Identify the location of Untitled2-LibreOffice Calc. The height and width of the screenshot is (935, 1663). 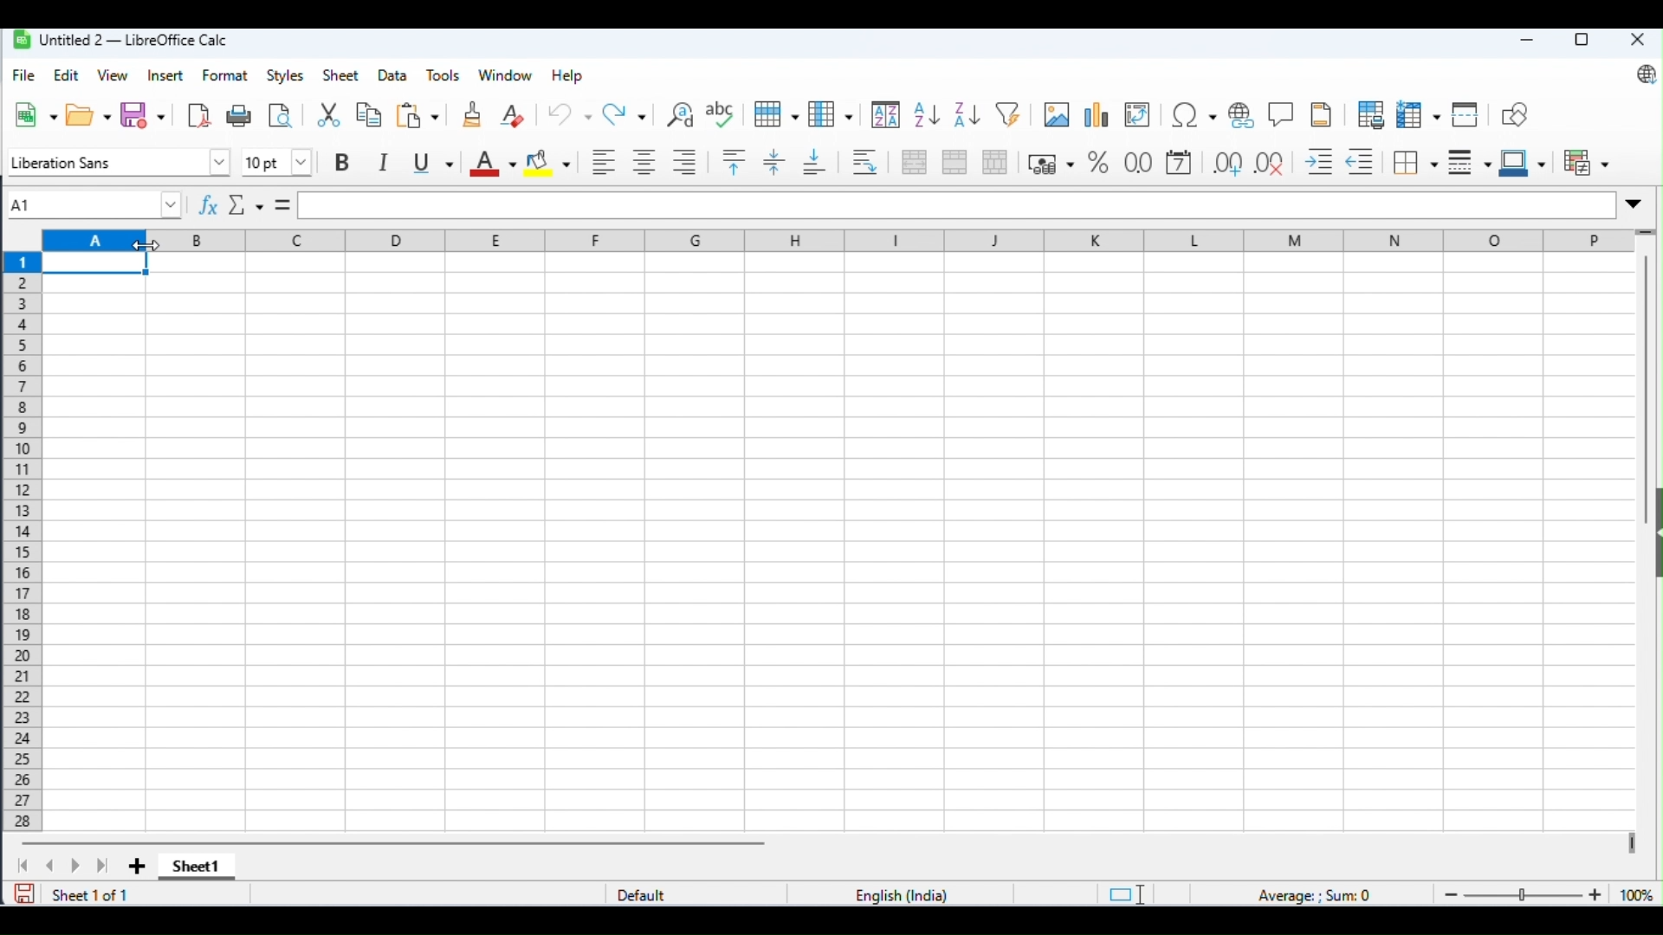
(122, 38).